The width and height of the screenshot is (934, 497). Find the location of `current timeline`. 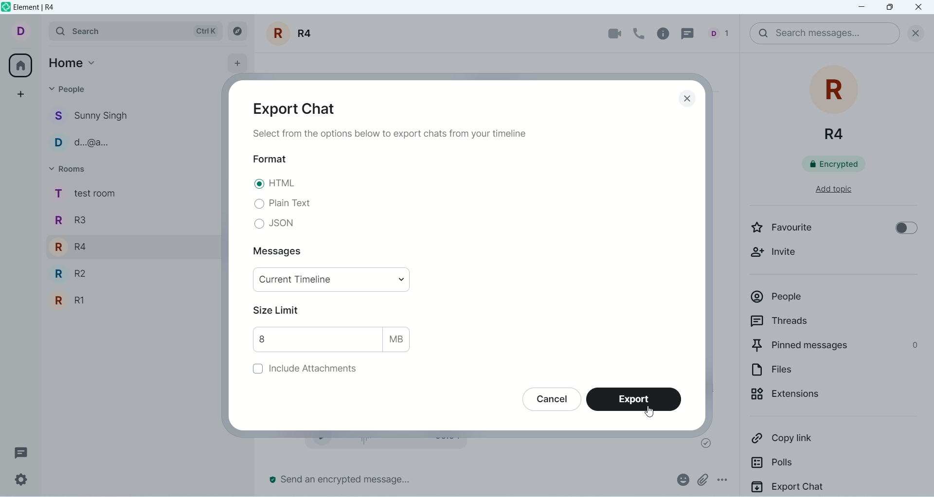

current timeline is located at coordinates (333, 280).